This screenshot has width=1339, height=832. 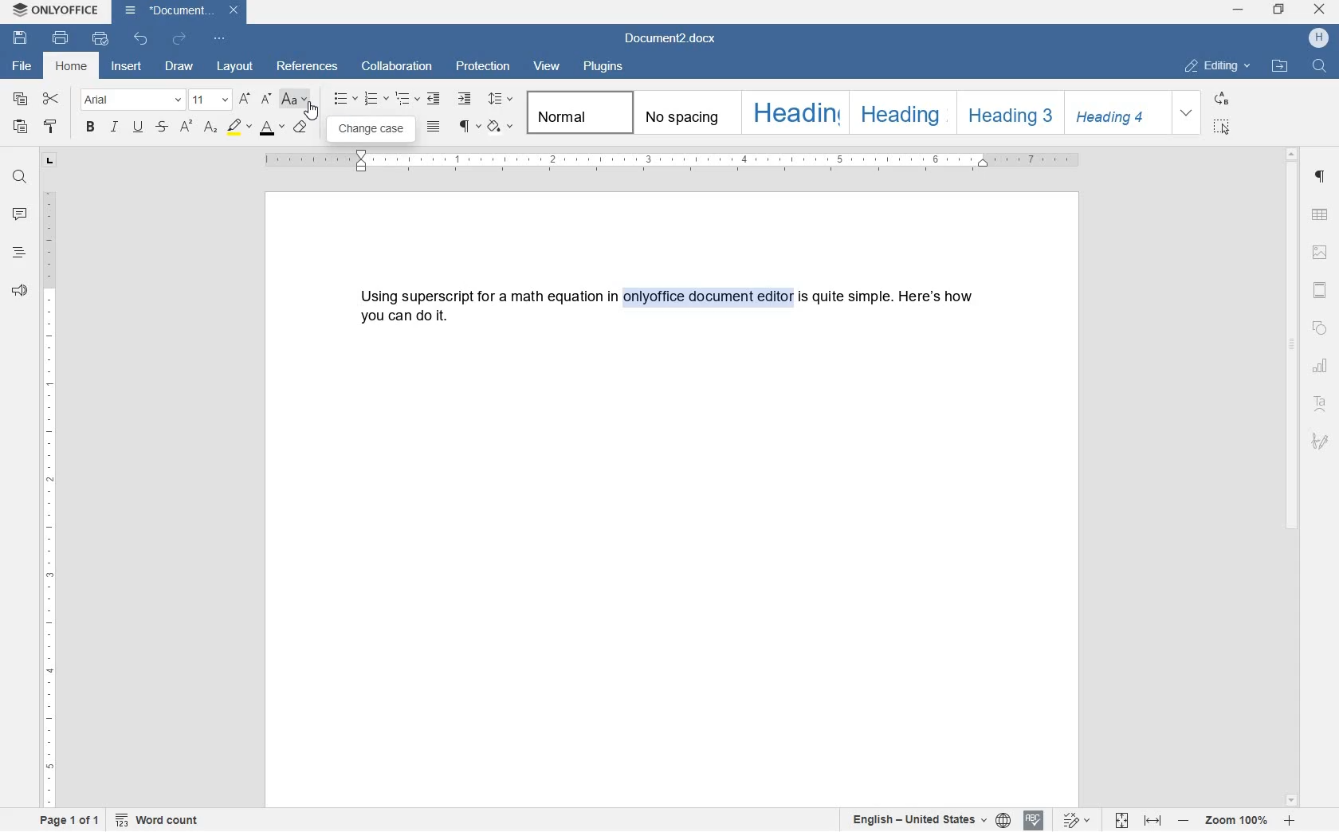 I want to click on bold, so click(x=89, y=128).